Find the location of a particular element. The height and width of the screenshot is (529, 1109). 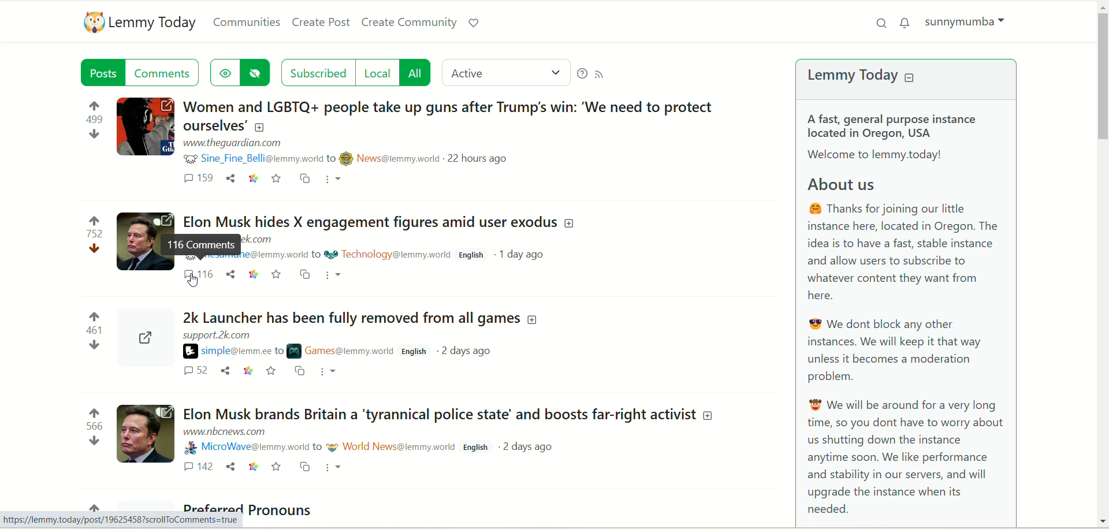

Add  is located at coordinates (533, 319).